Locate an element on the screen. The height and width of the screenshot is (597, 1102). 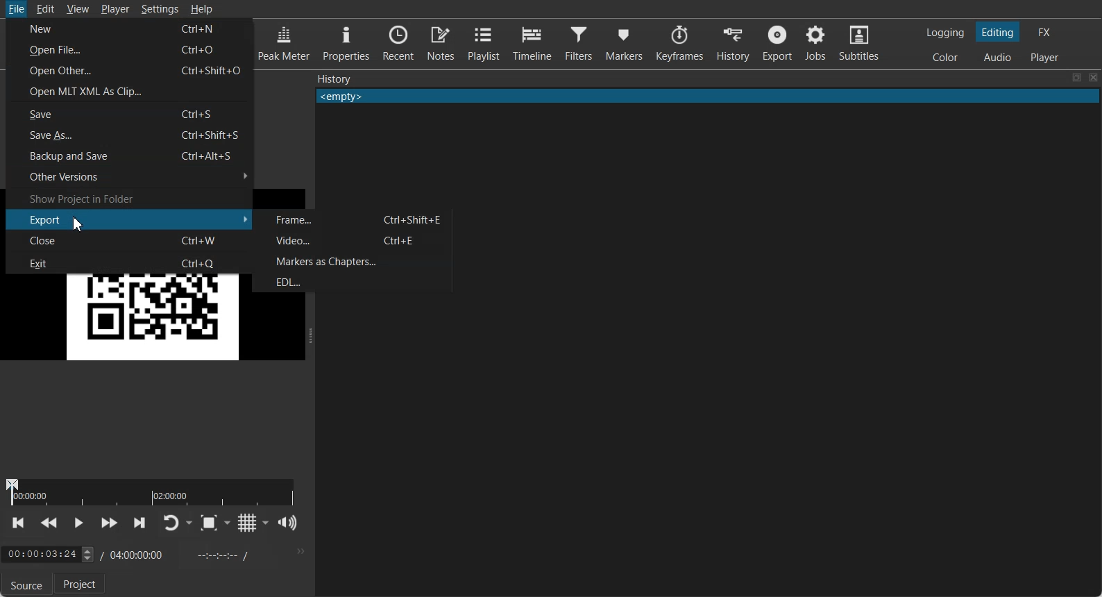
Ctrl+0 is located at coordinates (201, 51).